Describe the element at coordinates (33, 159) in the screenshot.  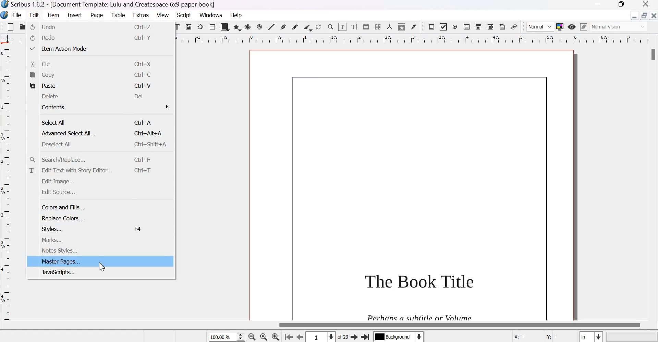
I see `search icon` at that location.